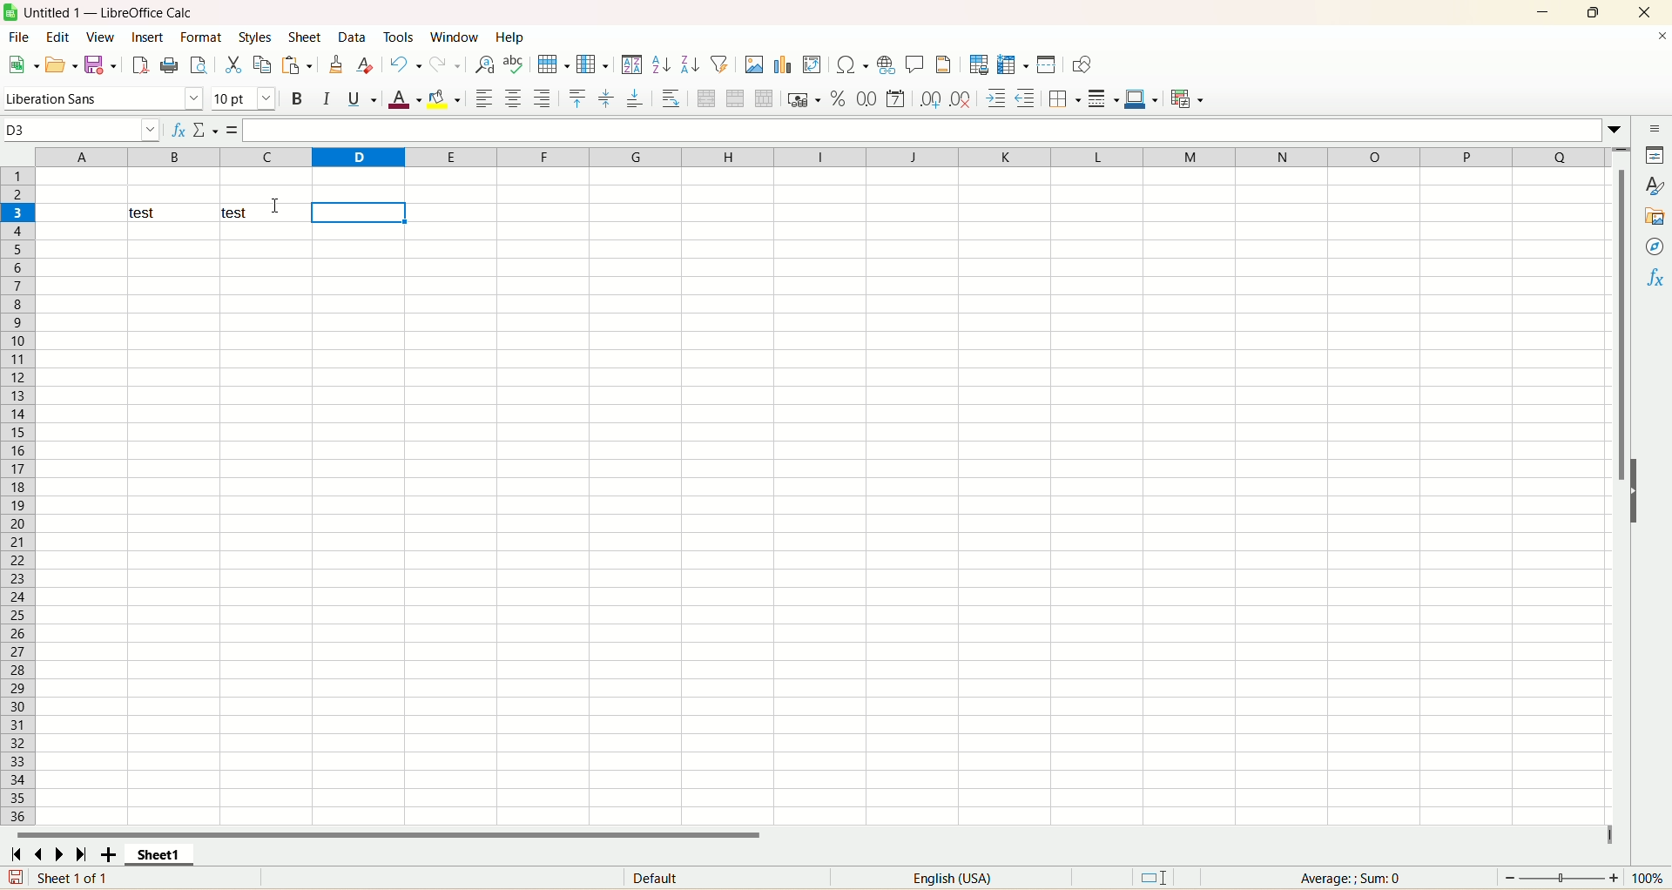 This screenshot has width=1672, height=890. Describe the element at coordinates (1647, 878) in the screenshot. I see `100%` at that location.